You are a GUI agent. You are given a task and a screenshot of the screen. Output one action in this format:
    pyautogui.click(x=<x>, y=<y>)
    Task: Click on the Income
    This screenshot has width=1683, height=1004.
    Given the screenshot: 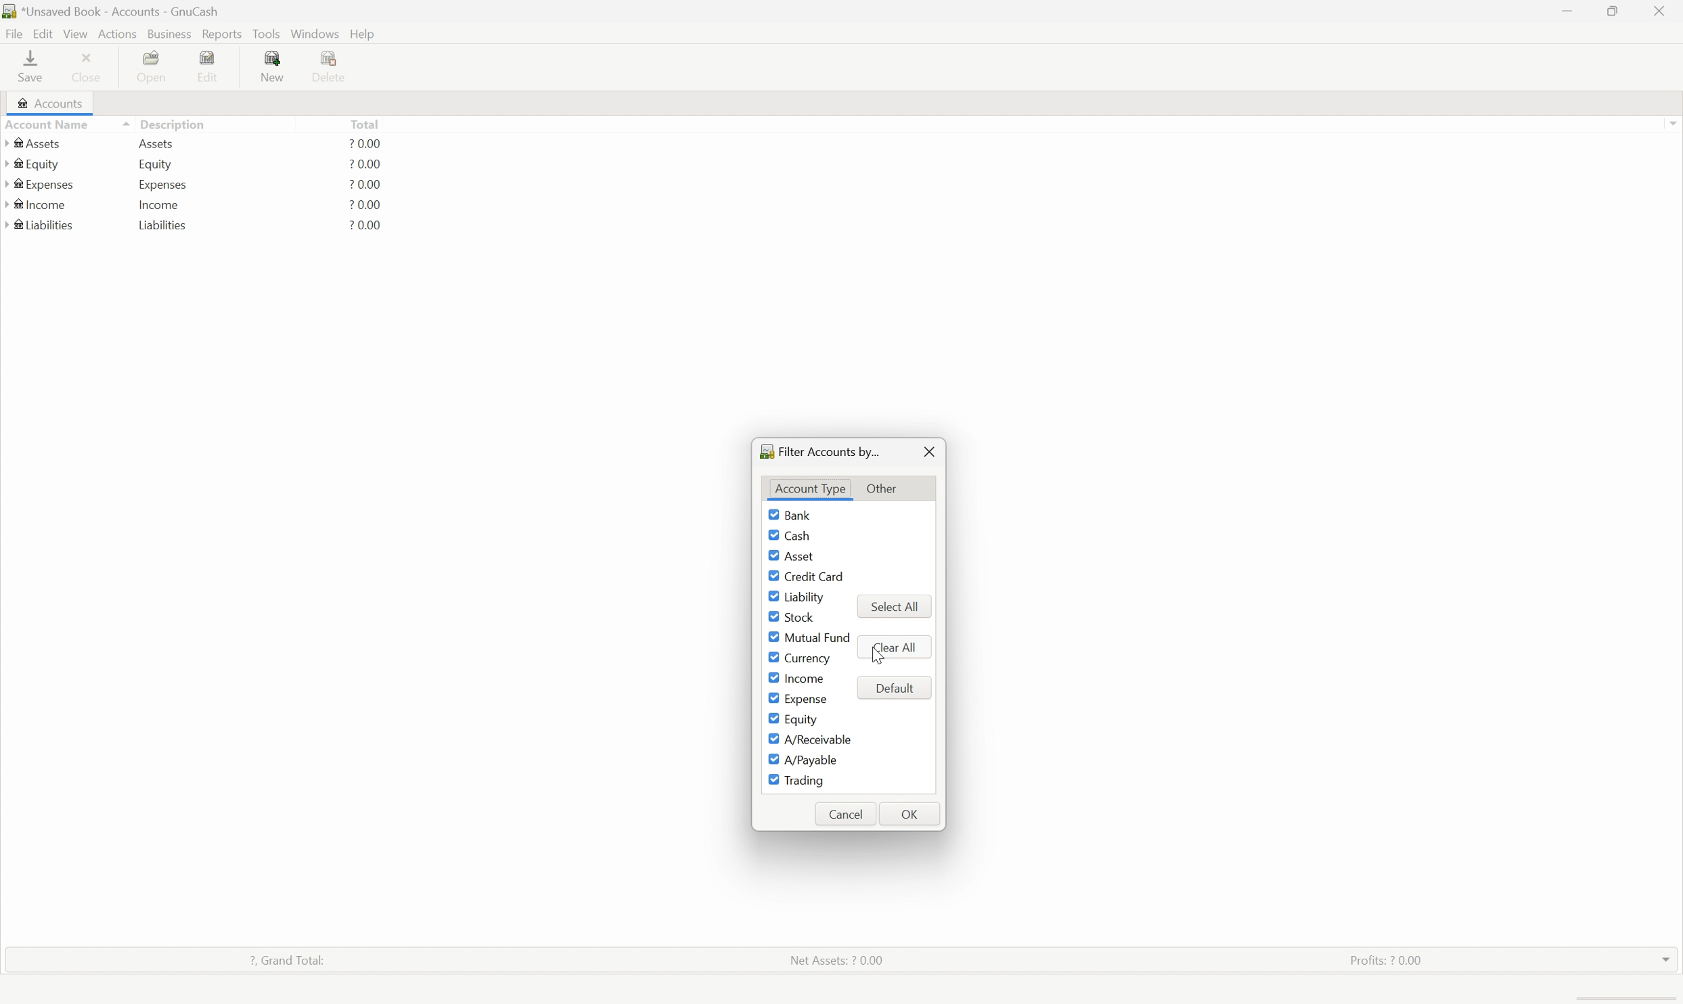 What is the action you would take?
    pyautogui.click(x=41, y=204)
    